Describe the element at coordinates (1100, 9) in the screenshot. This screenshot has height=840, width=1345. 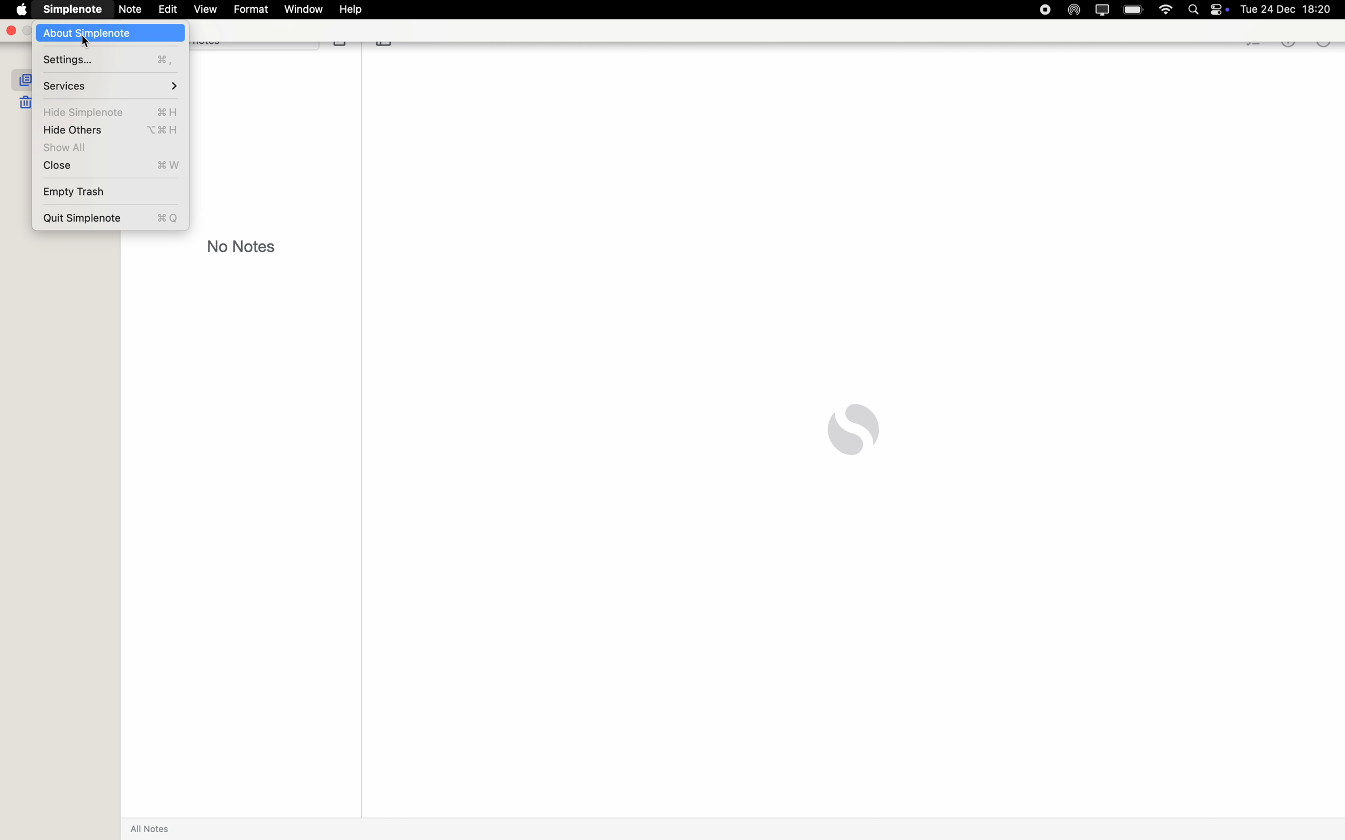
I see `screen button` at that location.